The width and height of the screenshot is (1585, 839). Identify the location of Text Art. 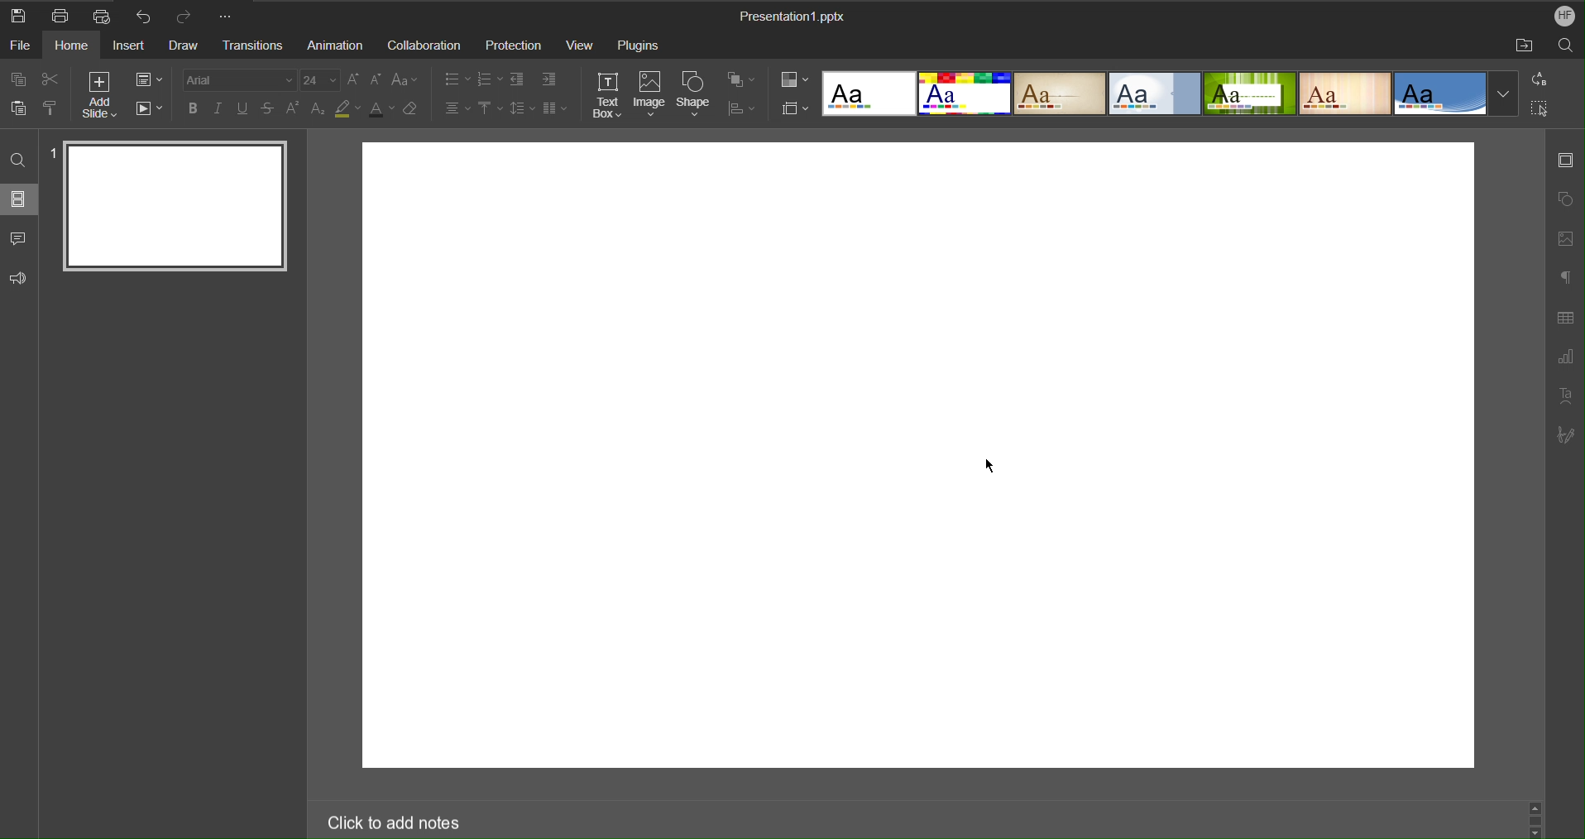
(1565, 397).